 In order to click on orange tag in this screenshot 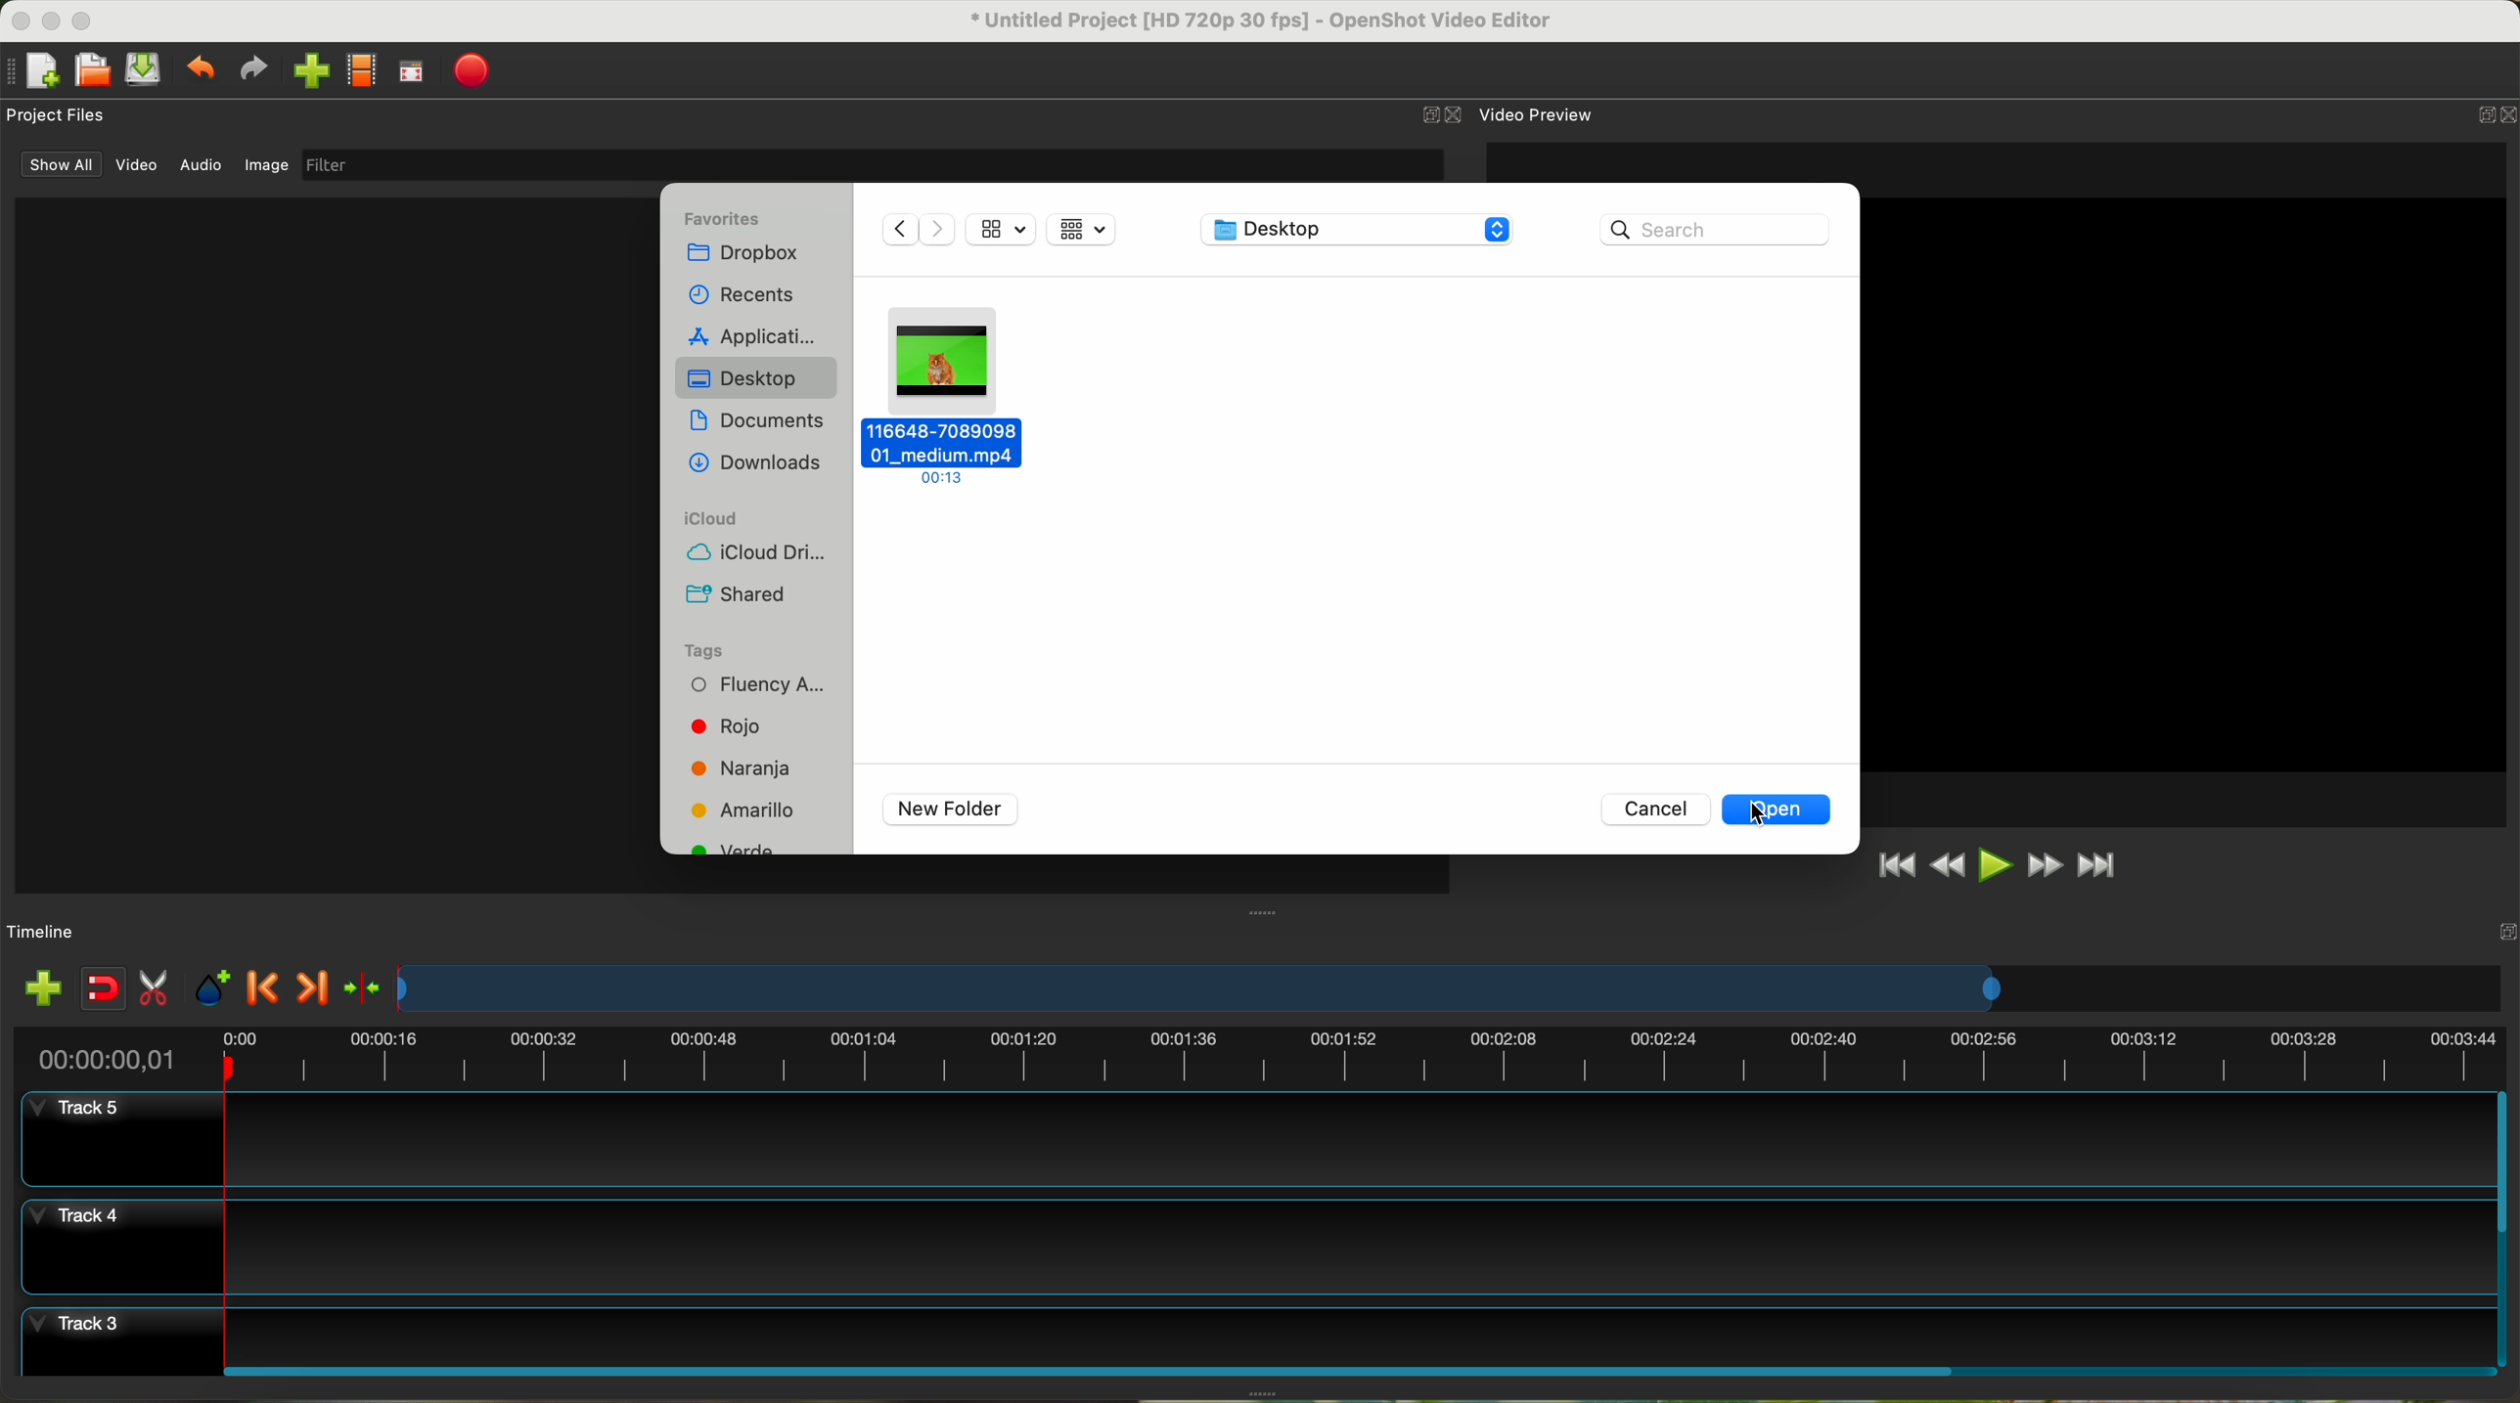, I will do `click(744, 770)`.